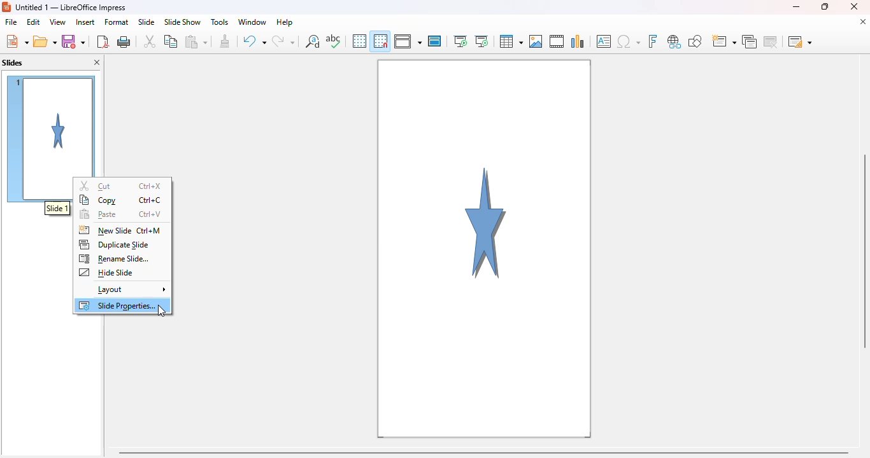 The width and height of the screenshot is (870, 458). I want to click on rename slide, so click(113, 259).